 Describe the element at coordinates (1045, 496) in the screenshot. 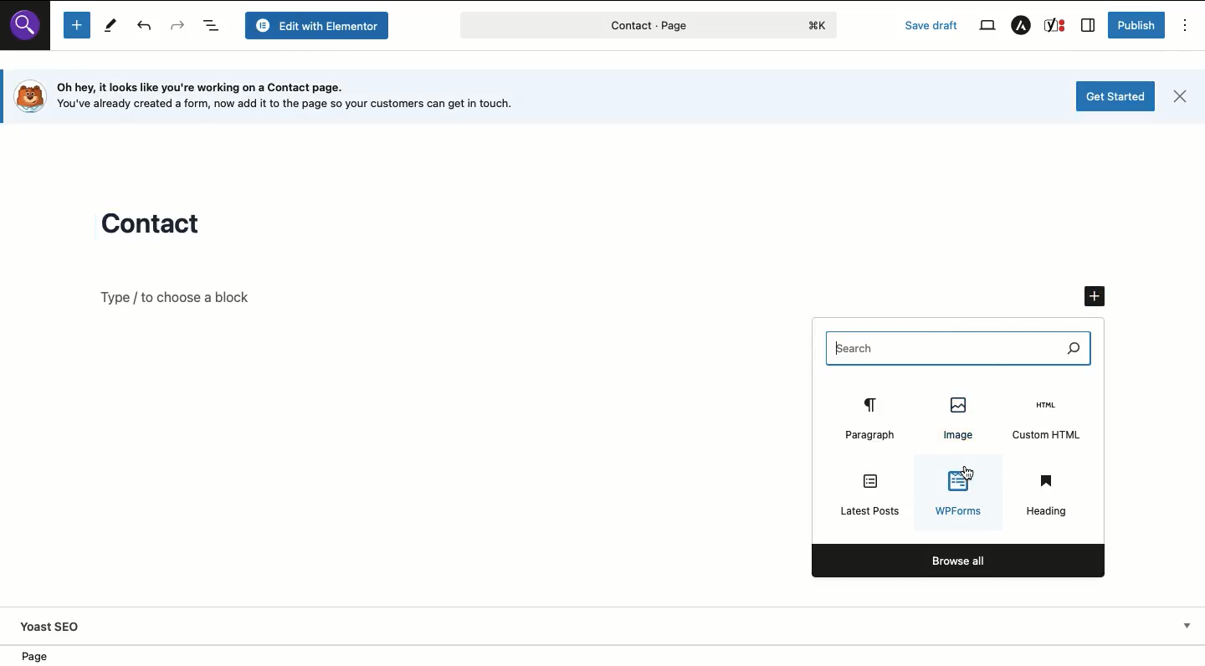

I see `Heading` at that location.